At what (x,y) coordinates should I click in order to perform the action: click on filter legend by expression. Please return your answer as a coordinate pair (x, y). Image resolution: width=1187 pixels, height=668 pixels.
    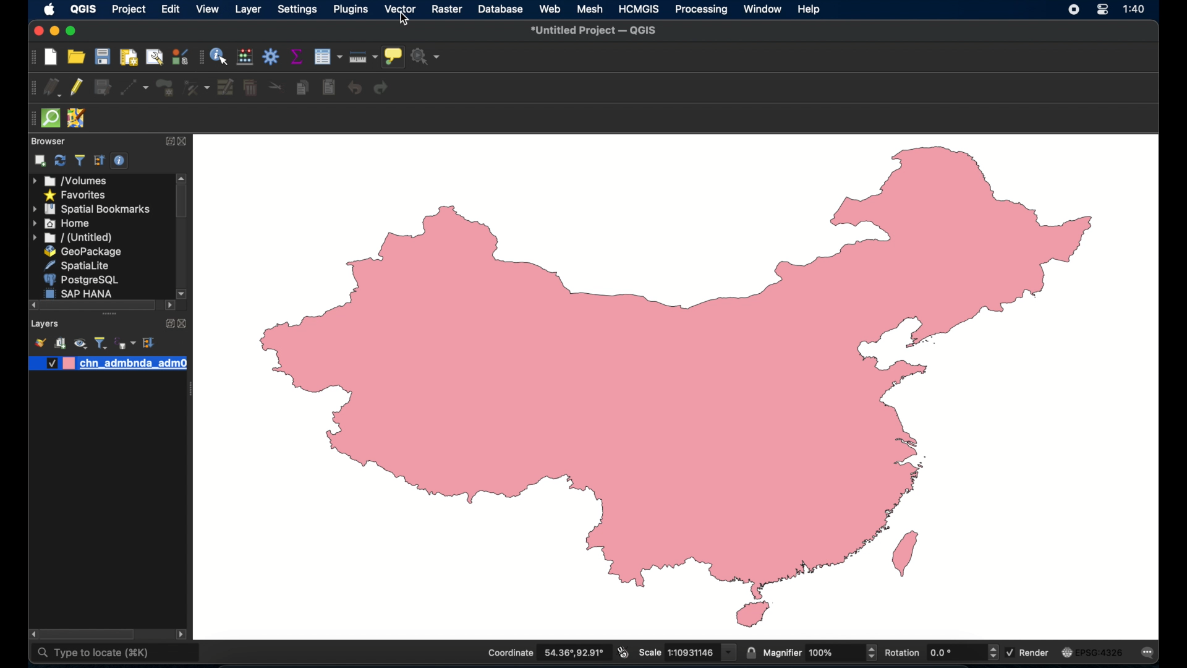
    Looking at the image, I should click on (124, 343).